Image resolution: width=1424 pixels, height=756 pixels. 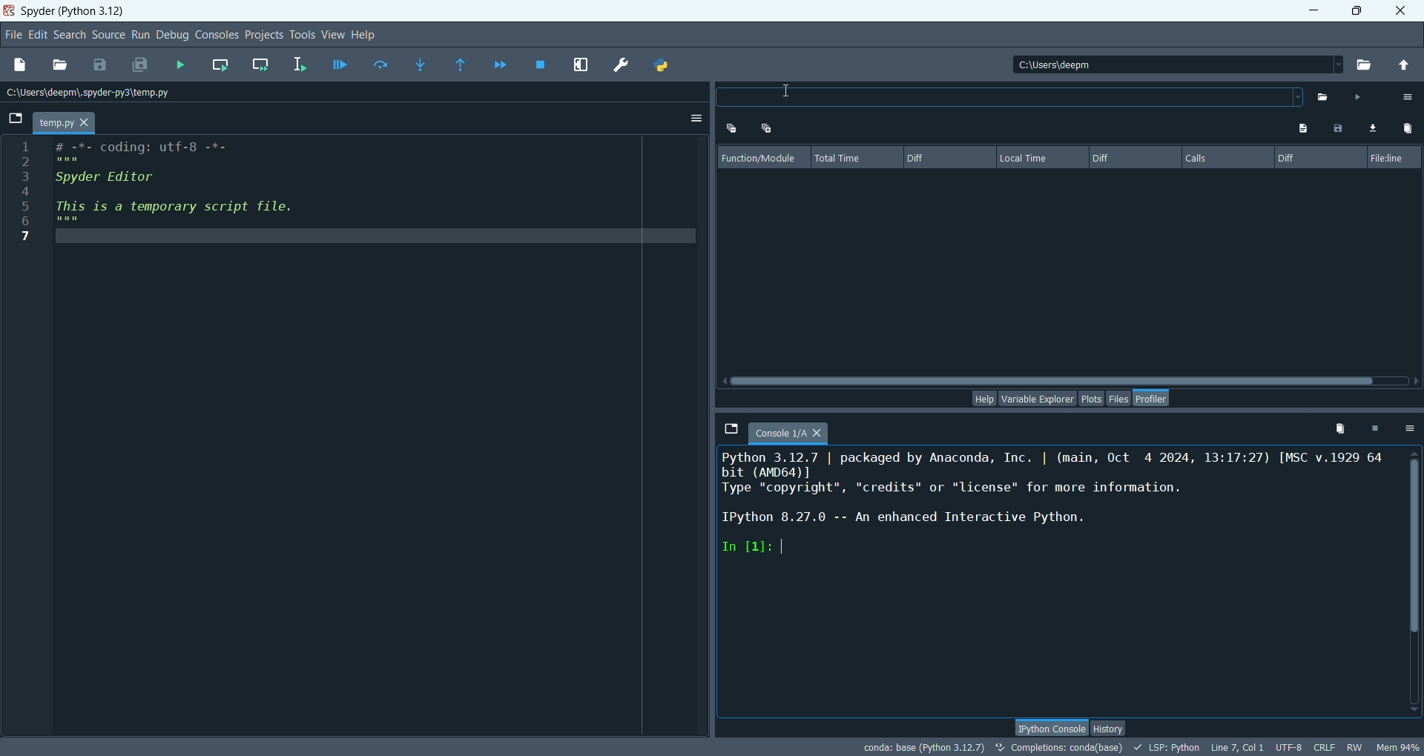 What do you see at coordinates (172, 36) in the screenshot?
I see `debug` at bounding box center [172, 36].